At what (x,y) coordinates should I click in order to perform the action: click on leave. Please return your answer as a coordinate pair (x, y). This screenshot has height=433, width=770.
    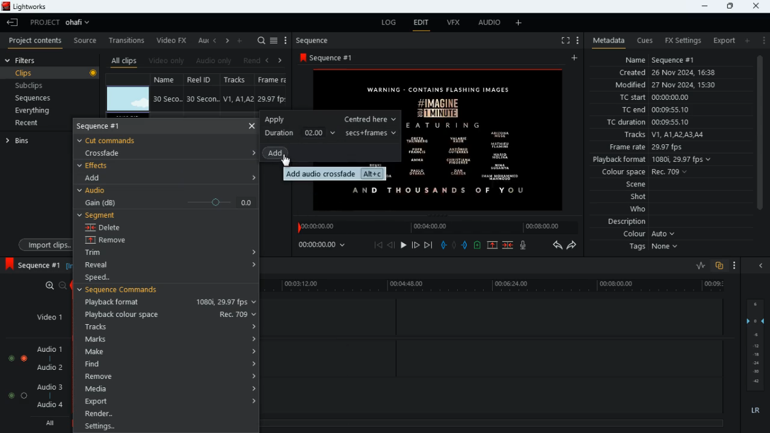
    Looking at the image, I should click on (13, 22).